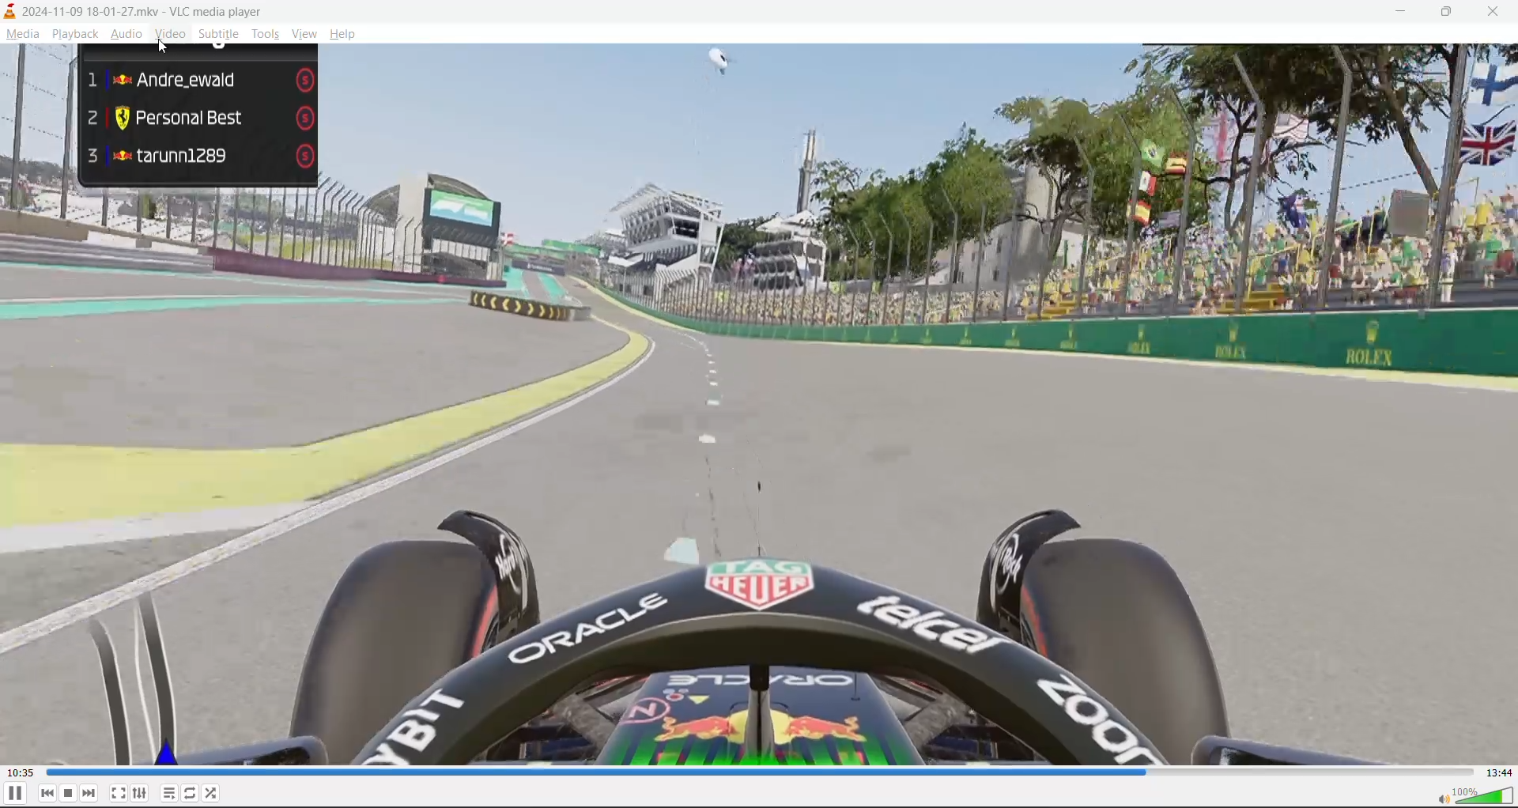  Describe the element at coordinates (20, 771) in the screenshot. I see `current track time` at that location.